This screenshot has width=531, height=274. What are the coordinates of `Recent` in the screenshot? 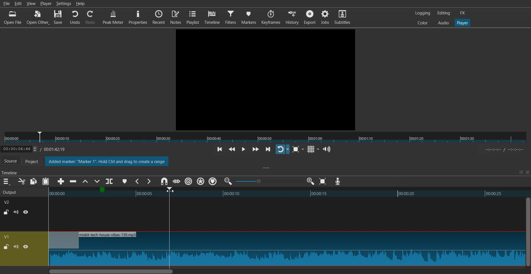 It's located at (159, 17).